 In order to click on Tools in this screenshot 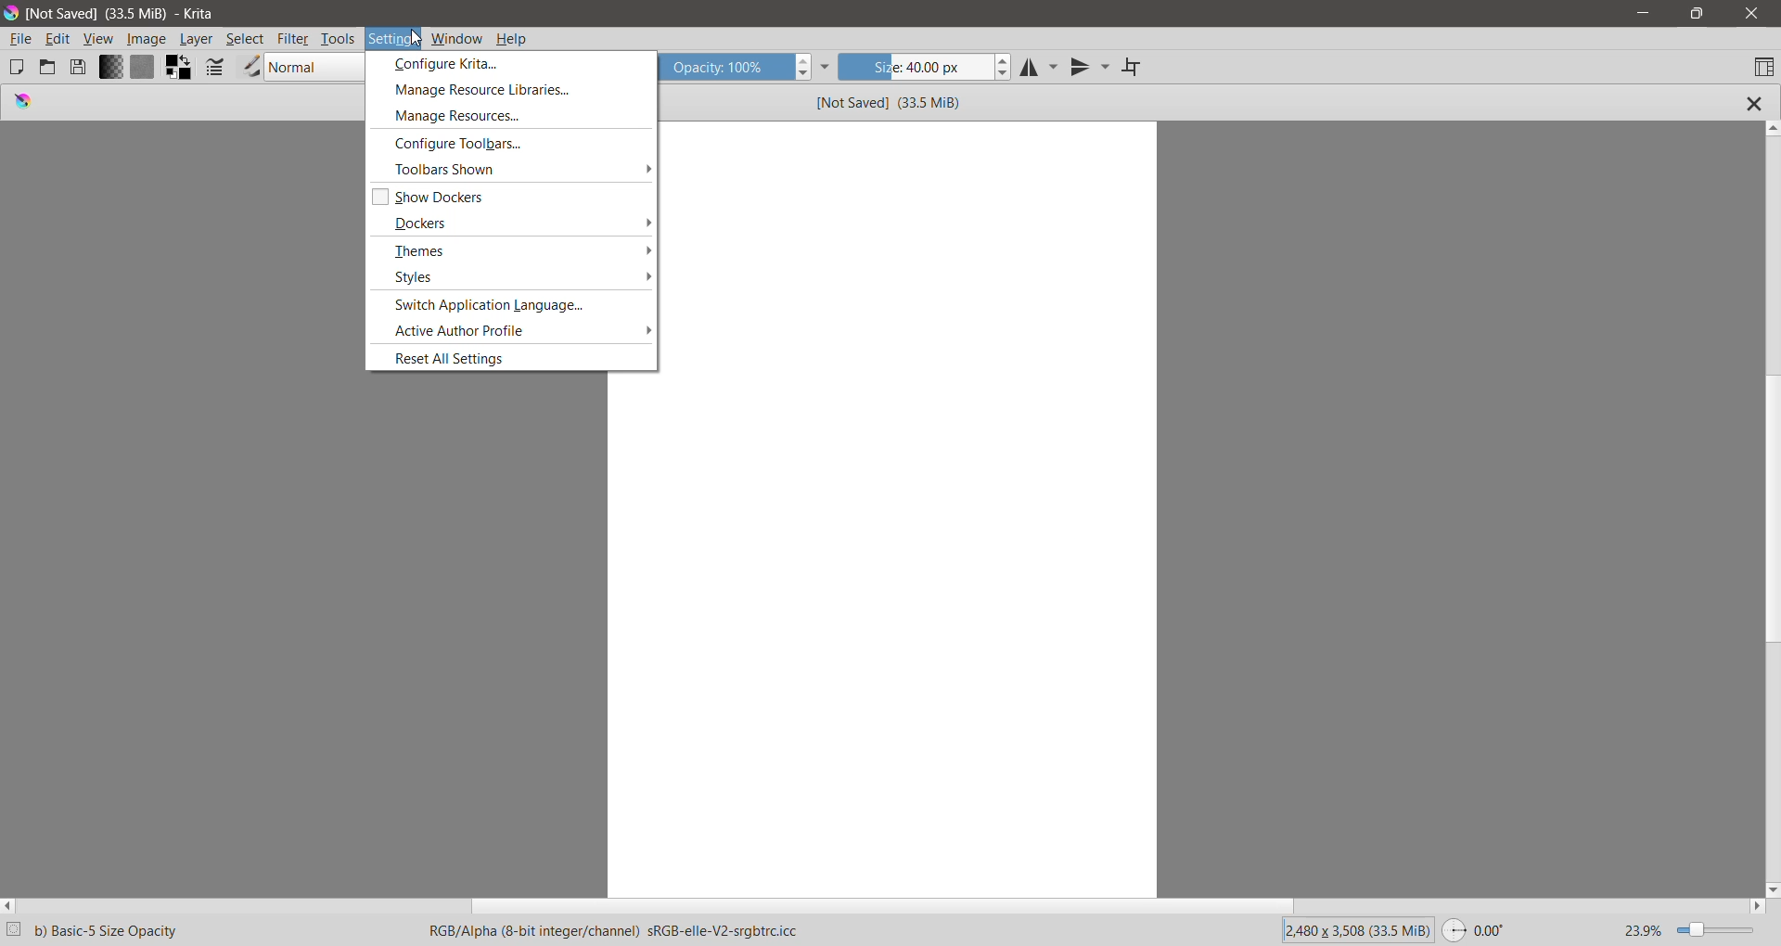, I will do `click(339, 39)`.